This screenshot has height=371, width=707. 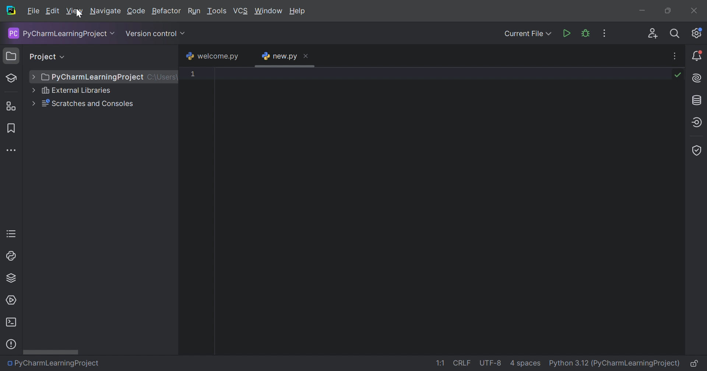 I want to click on Refactor, so click(x=166, y=12).